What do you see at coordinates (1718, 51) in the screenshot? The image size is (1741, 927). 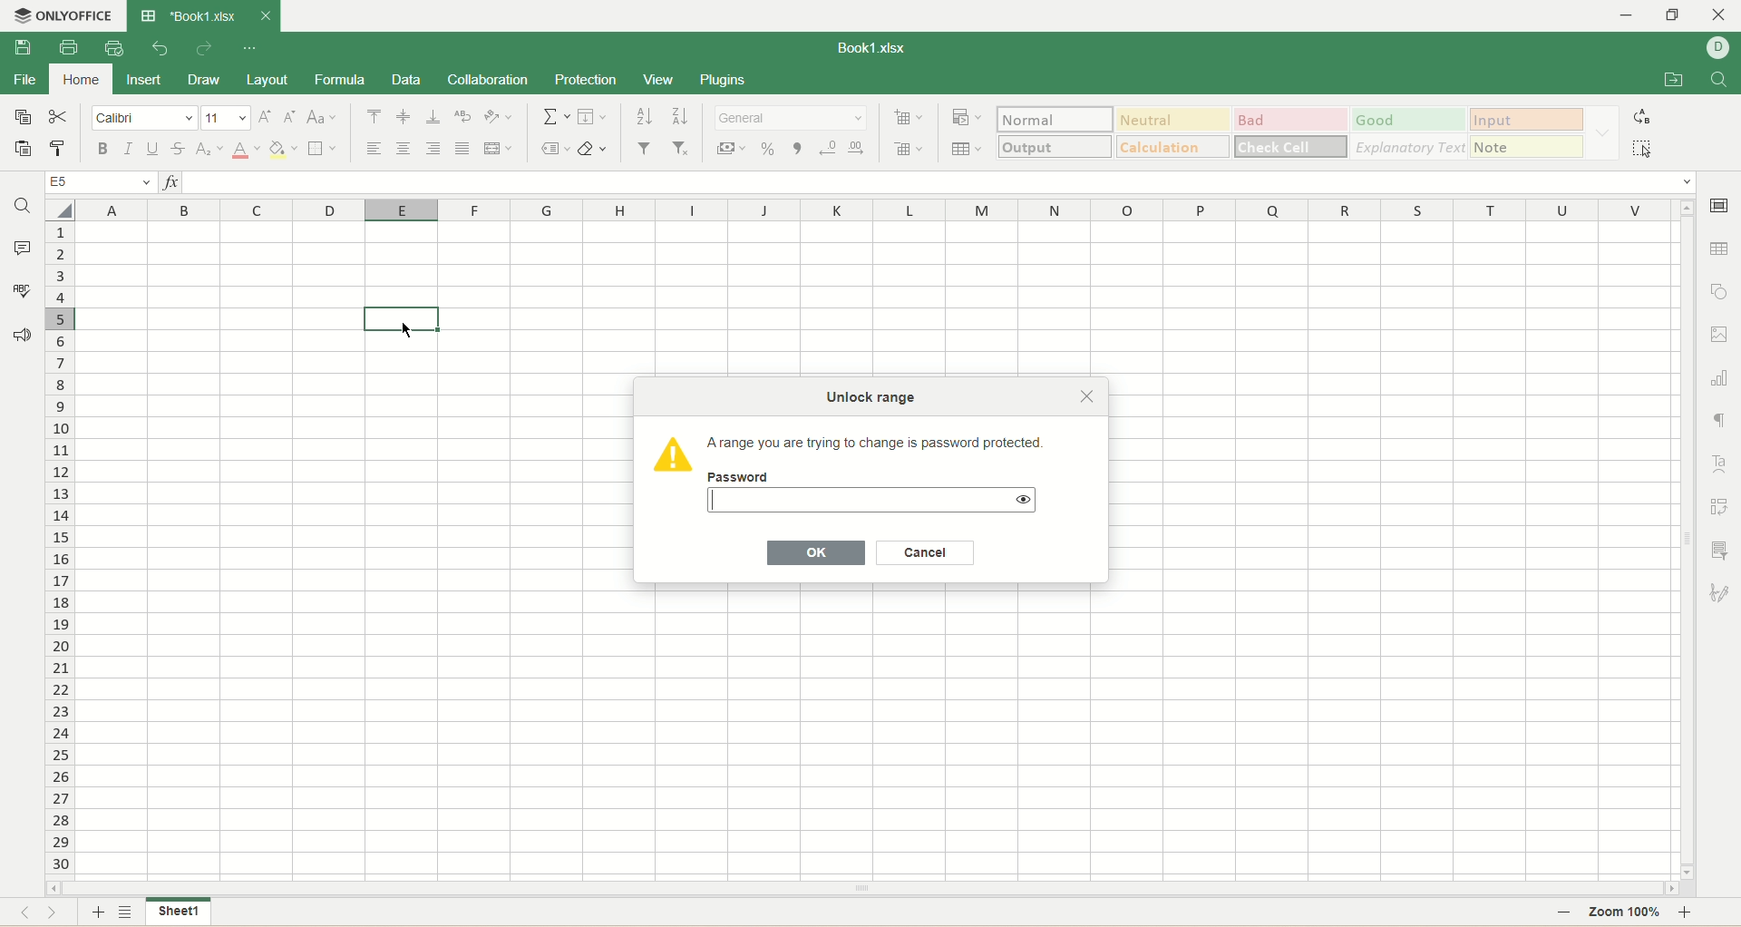 I see `username` at bounding box center [1718, 51].